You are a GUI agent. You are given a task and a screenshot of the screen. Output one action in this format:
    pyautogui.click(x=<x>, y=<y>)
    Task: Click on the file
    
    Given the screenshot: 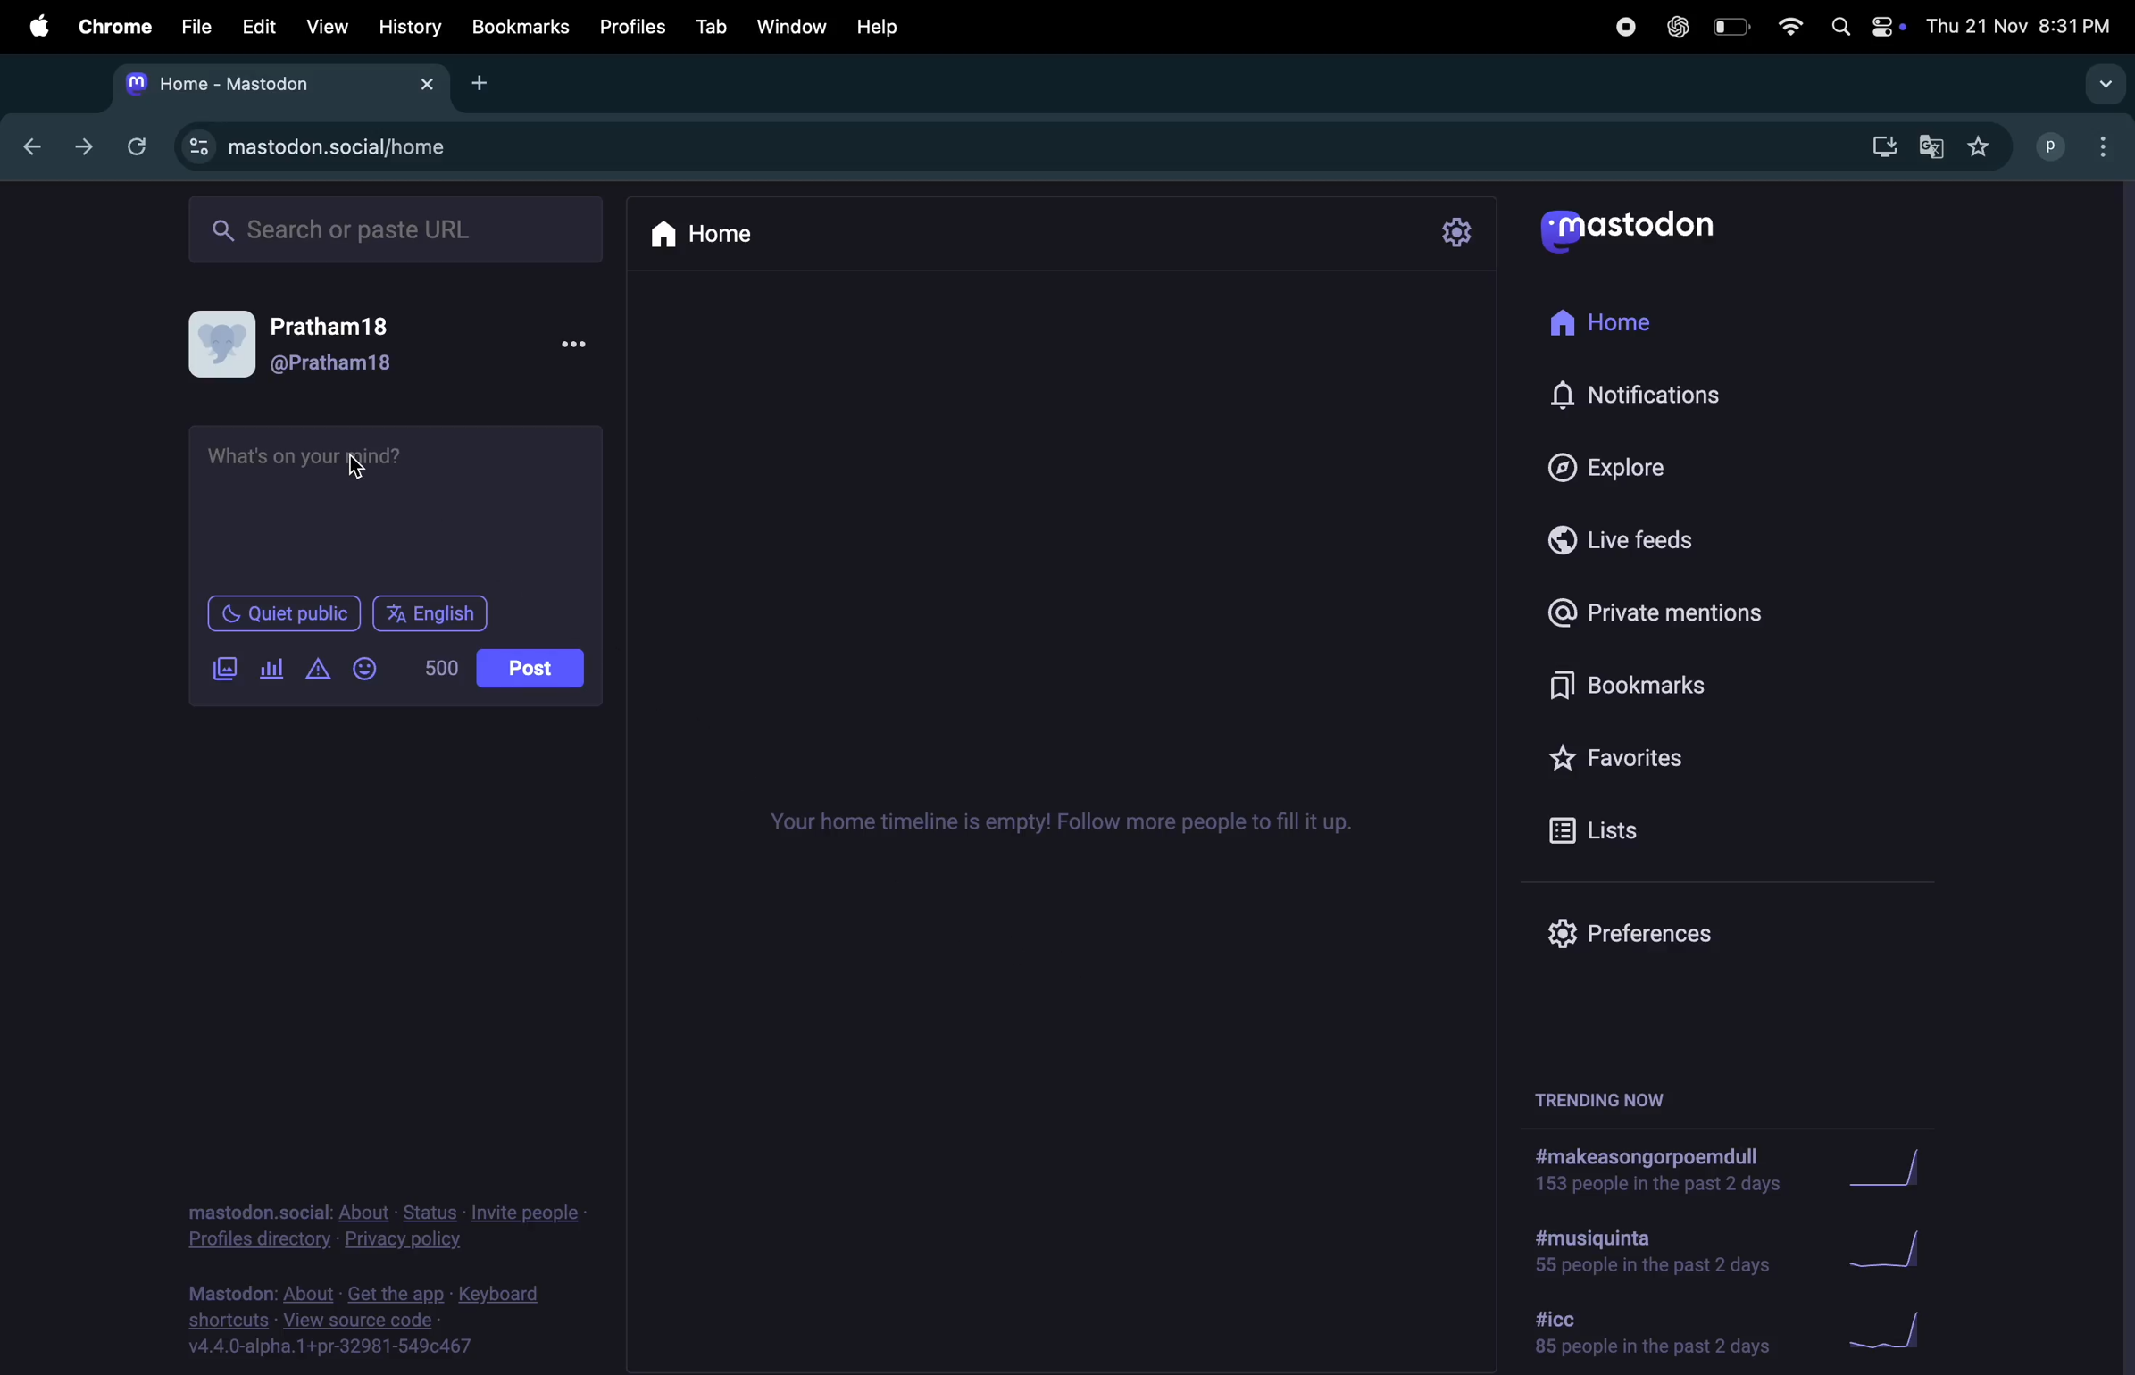 What is the action you would take?
    pyautogui.click(x=198, y=28)
    